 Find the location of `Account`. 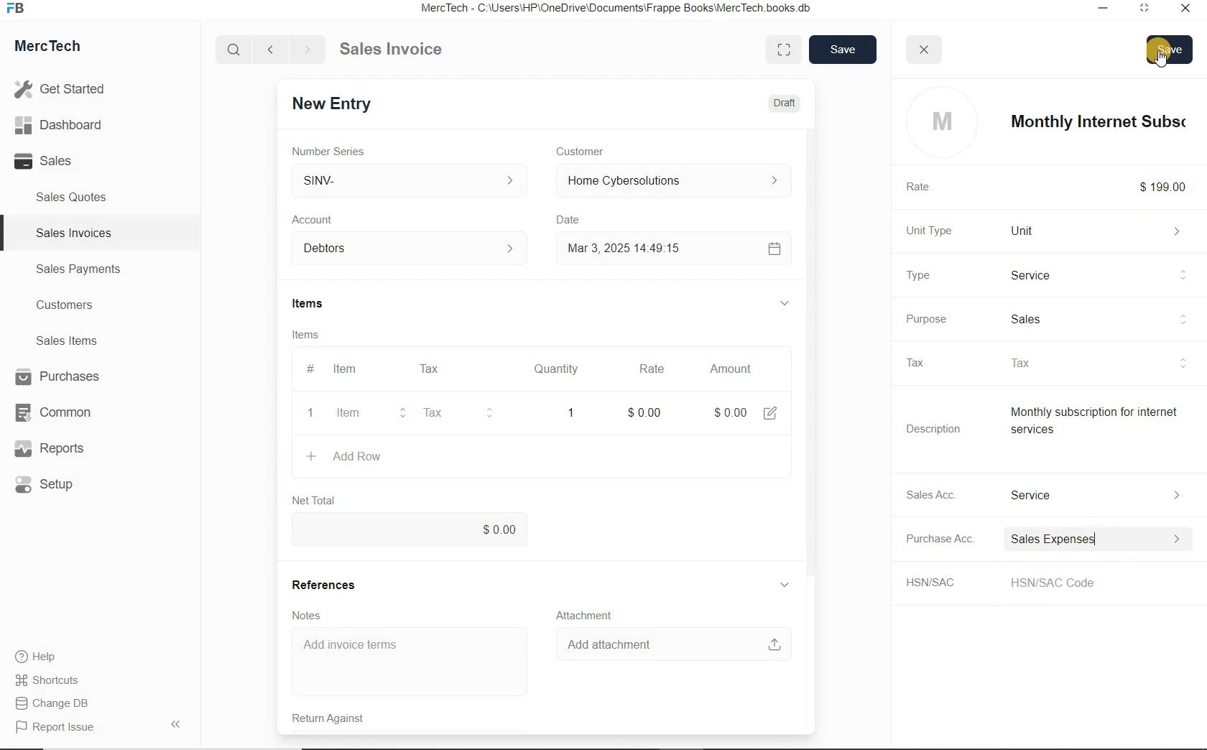

Account is located at coordinates (317, 220).